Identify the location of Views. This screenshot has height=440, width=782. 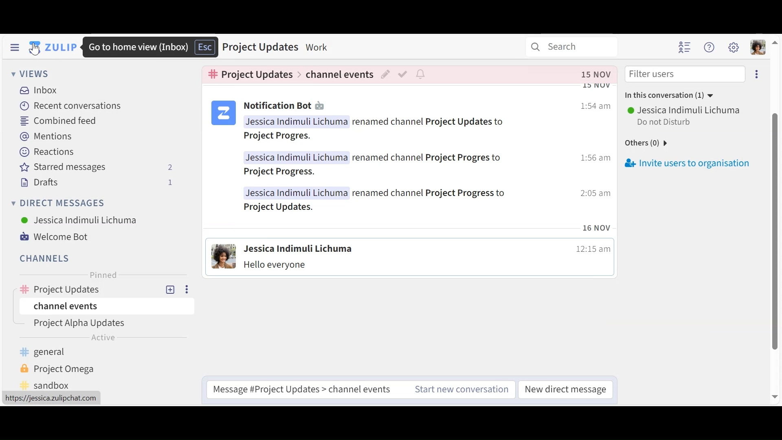
(30, 74).